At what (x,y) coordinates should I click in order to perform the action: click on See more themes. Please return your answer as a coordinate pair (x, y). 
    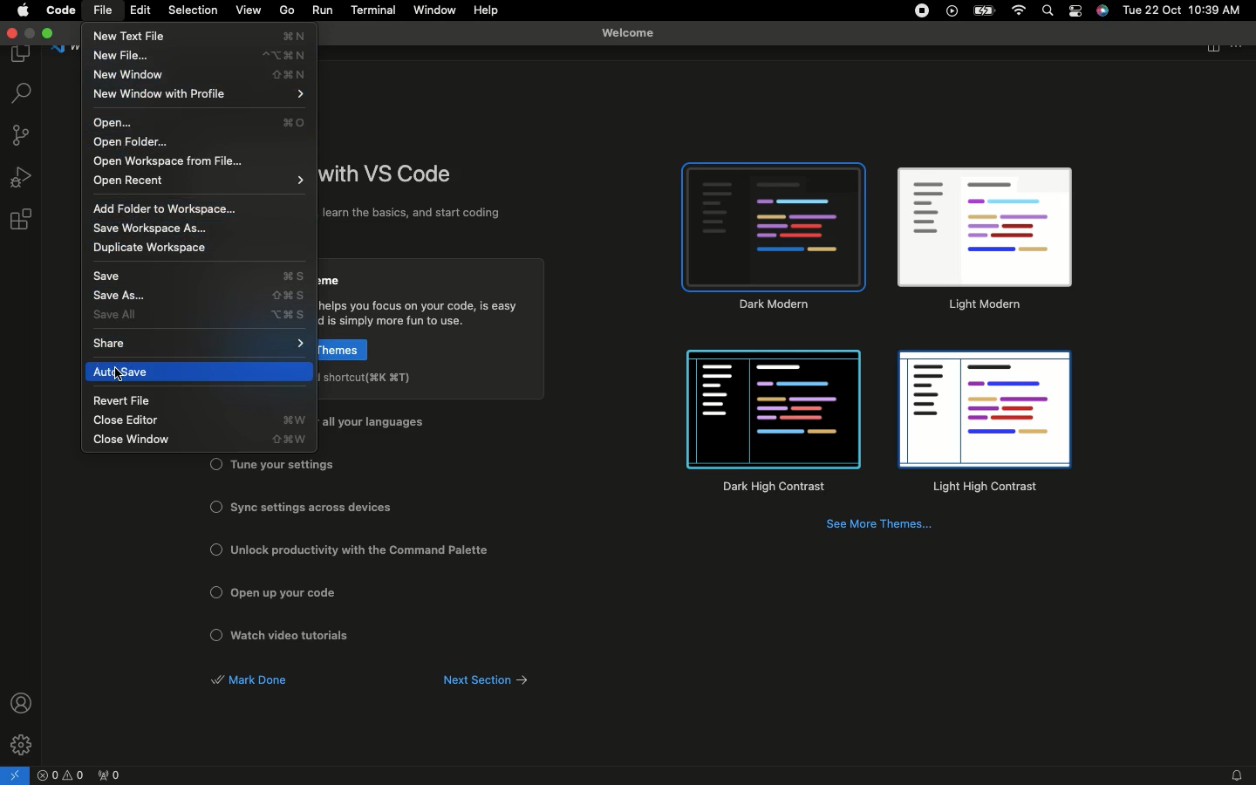
    Looking at the image, I should click on (882, 527).